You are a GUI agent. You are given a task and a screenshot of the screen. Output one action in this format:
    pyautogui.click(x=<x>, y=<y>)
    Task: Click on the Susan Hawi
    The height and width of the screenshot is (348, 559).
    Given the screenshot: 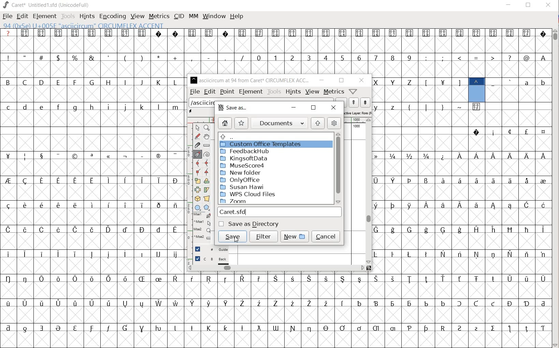 What is the action you would take?
    pyautogui.click(x=243, y=187)
    